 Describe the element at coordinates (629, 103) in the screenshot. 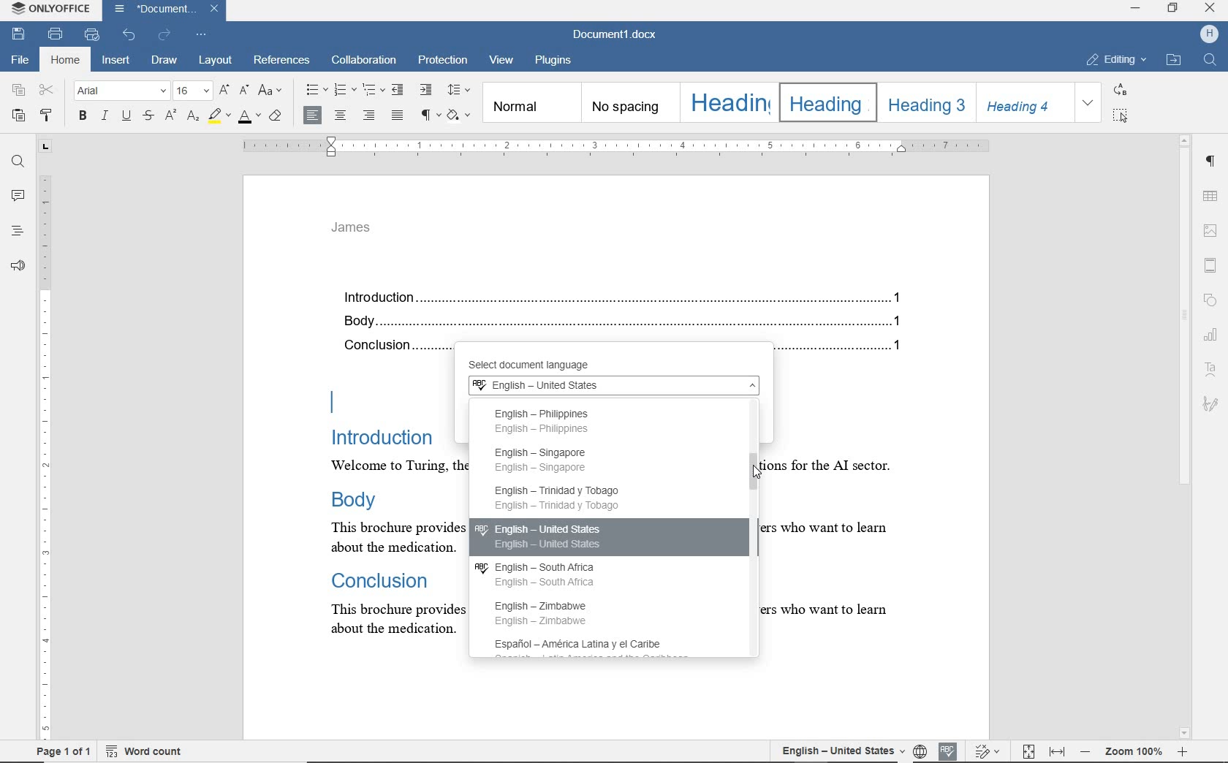

I see `no spacing` at that location.